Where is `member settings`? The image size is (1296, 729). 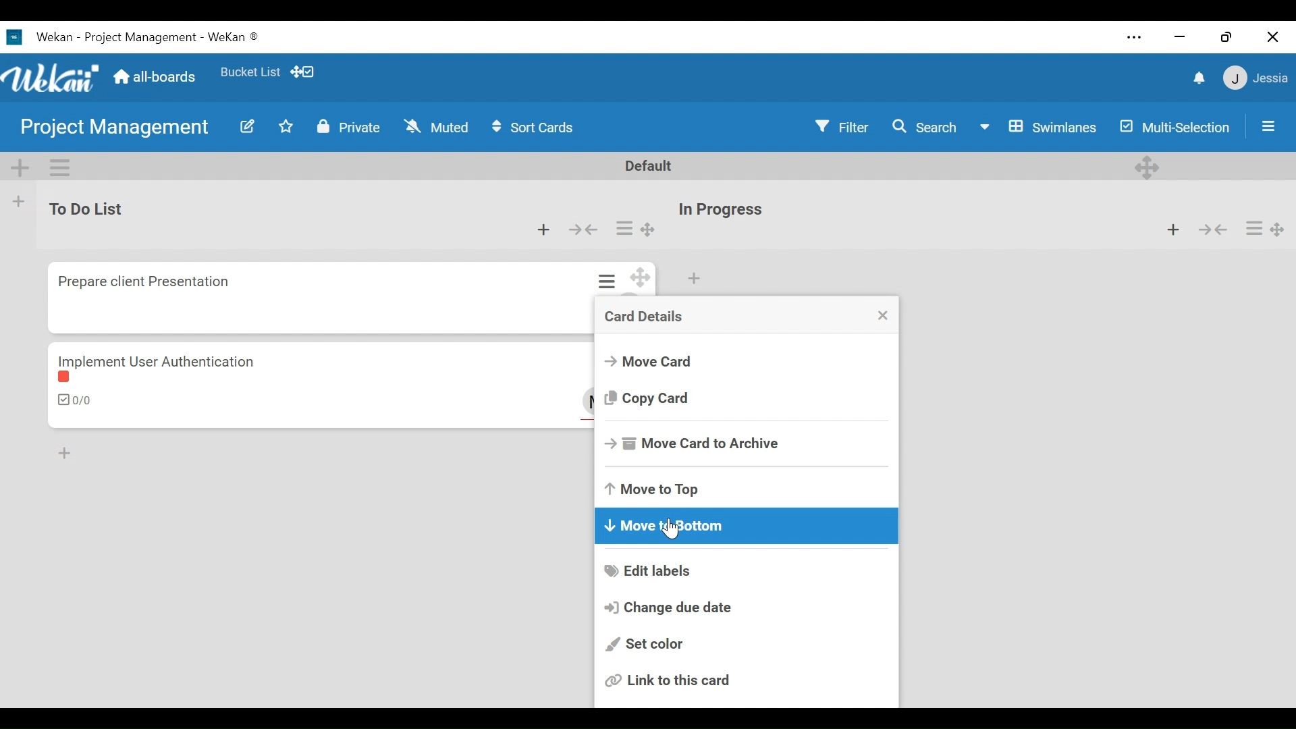 member settings is located at coordinates (1255, 76).